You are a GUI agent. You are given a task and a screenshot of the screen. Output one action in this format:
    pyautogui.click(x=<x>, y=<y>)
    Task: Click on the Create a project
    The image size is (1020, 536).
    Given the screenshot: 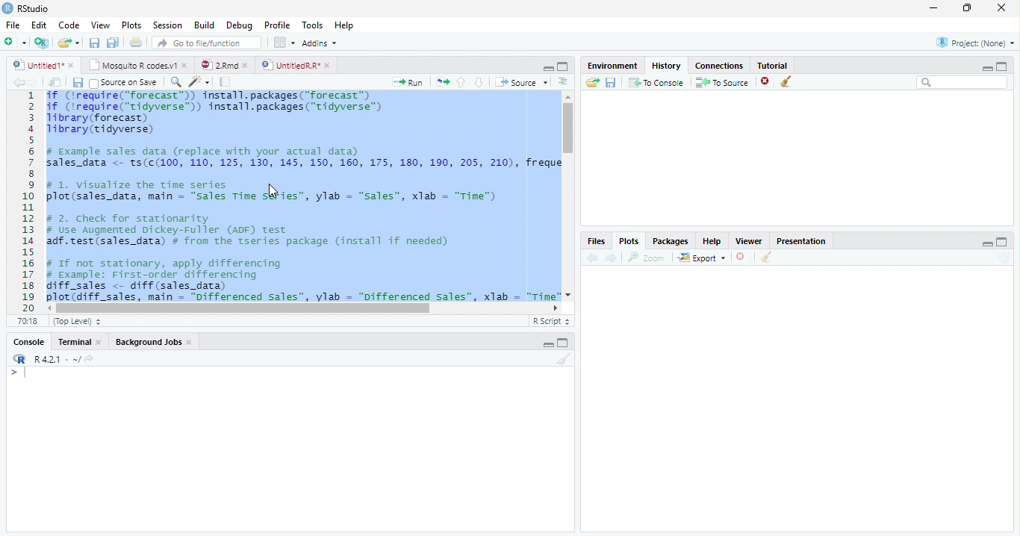 What is the action you would take?
    pyautogui.click(x=43, y=44)
    